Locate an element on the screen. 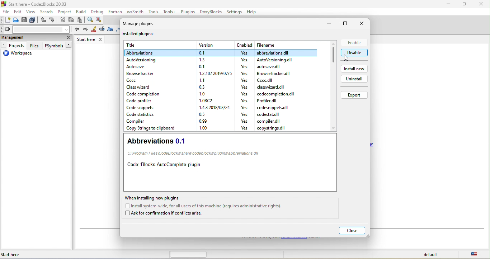 This screenshot has height=259, width=490. export is located at coordinates (354, 95).